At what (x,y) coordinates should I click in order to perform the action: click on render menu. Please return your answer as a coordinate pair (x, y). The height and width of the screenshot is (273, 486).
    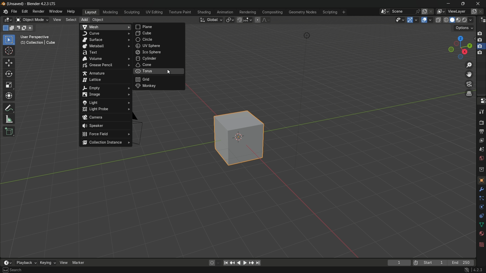
    Looking at the image, I should click on (38, 11).